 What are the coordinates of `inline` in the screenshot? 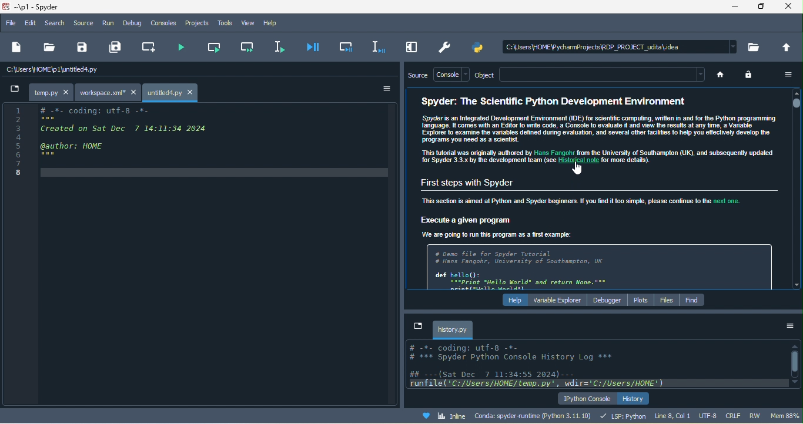 It's located at (441, 418).